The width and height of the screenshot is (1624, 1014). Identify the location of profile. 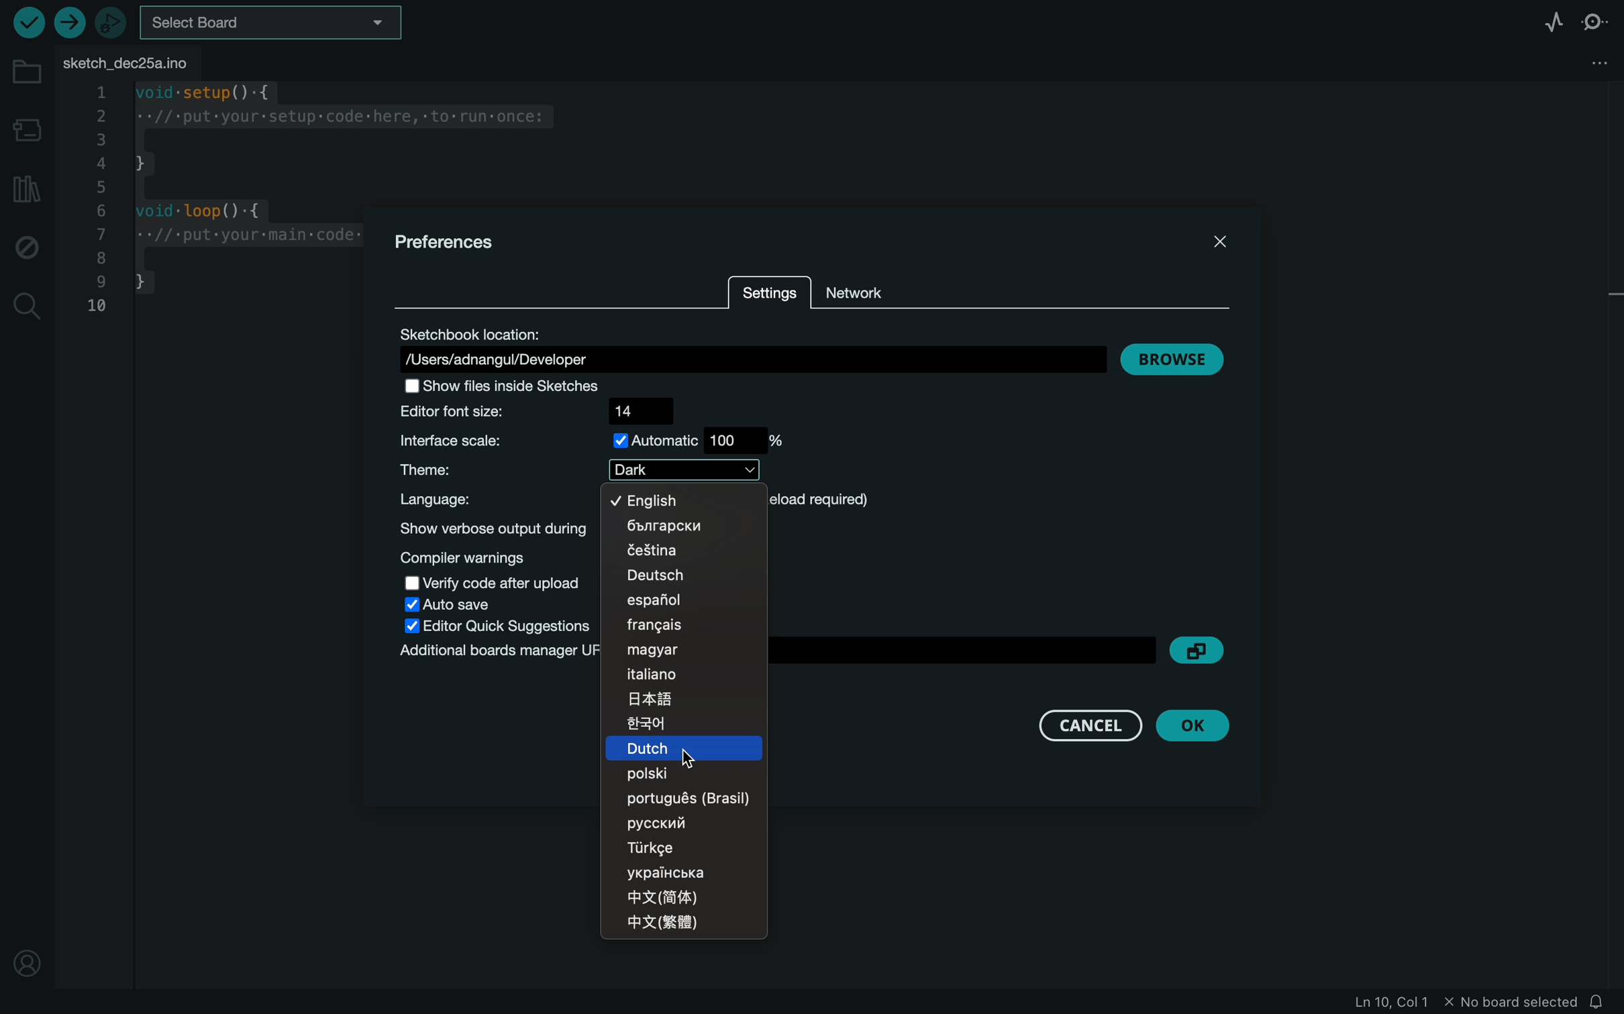
(27, 957).